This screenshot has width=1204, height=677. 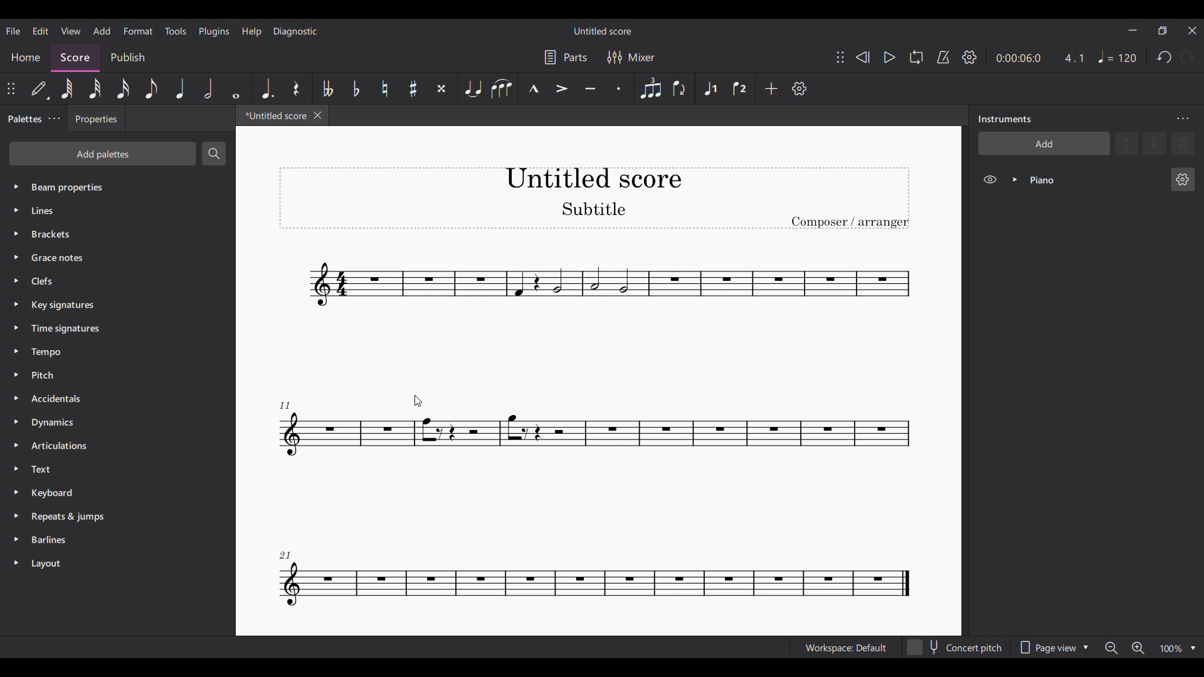 I want to click on Barlines, so click(x=108, y=542).